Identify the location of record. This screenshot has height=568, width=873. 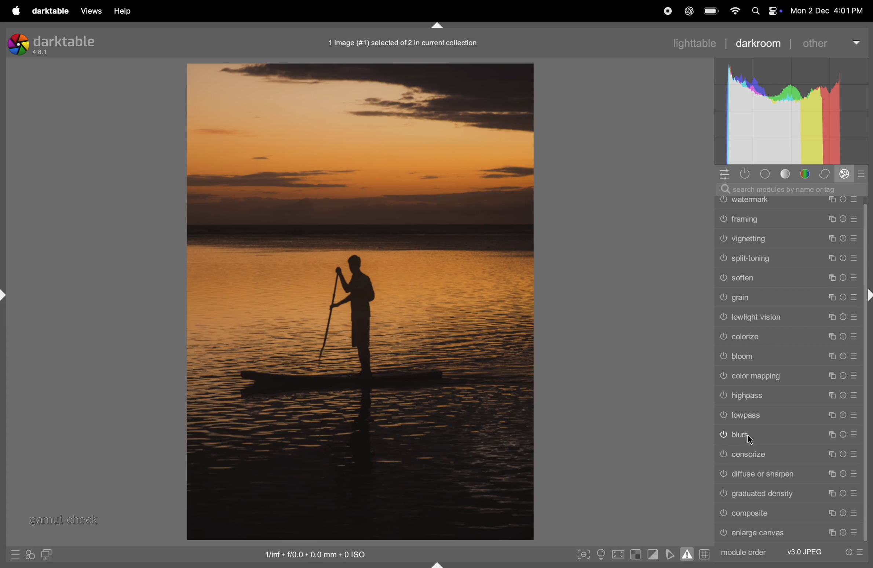
(666, 11).